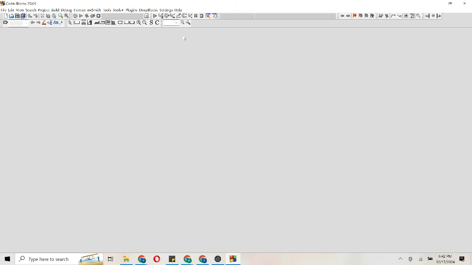 This screenshot has width=472, height=265. I want to click on Settings, so click(74, 16).